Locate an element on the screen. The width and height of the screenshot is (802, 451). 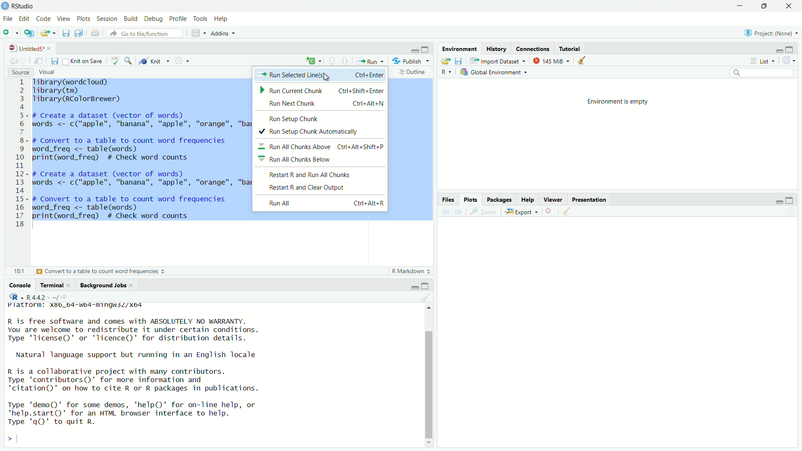
Go back to the previous Source location is located at coordinates (13, 61).